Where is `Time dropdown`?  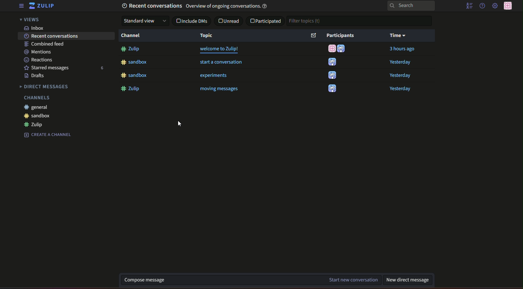
Time dropdown is located at coordinates (398, 35).